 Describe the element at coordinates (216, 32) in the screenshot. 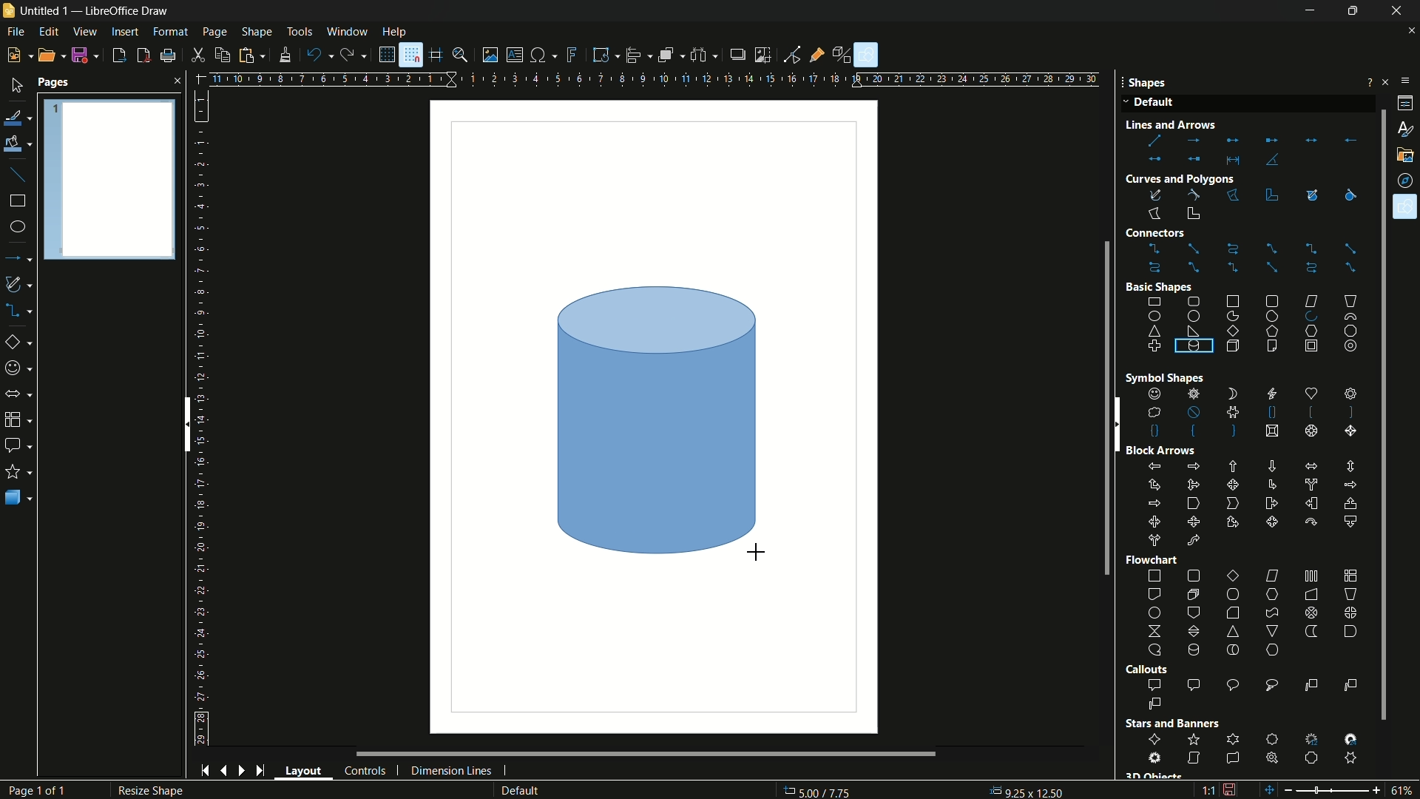

I see `page menu` at that location.